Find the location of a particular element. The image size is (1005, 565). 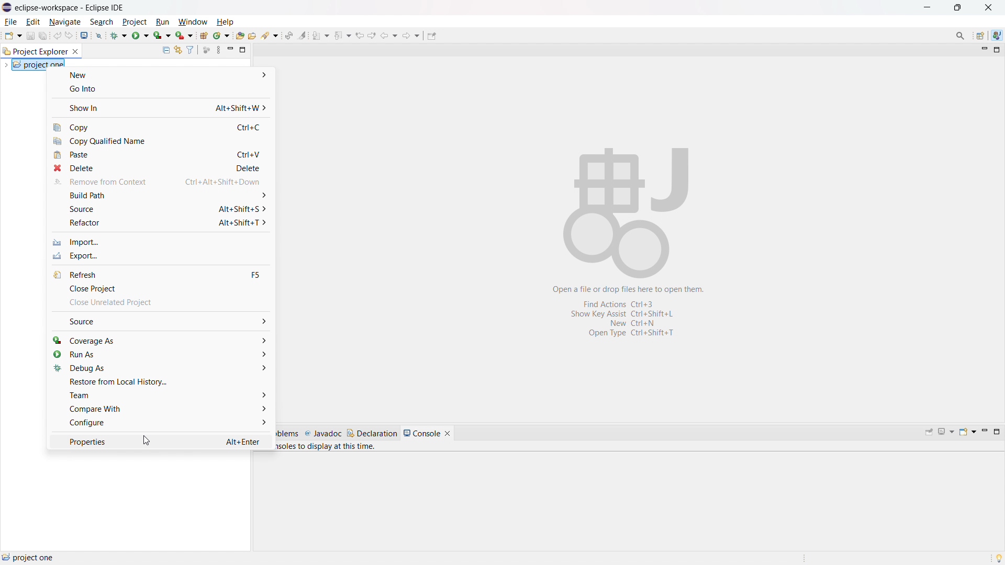

new is located at coordinates (13, 35).